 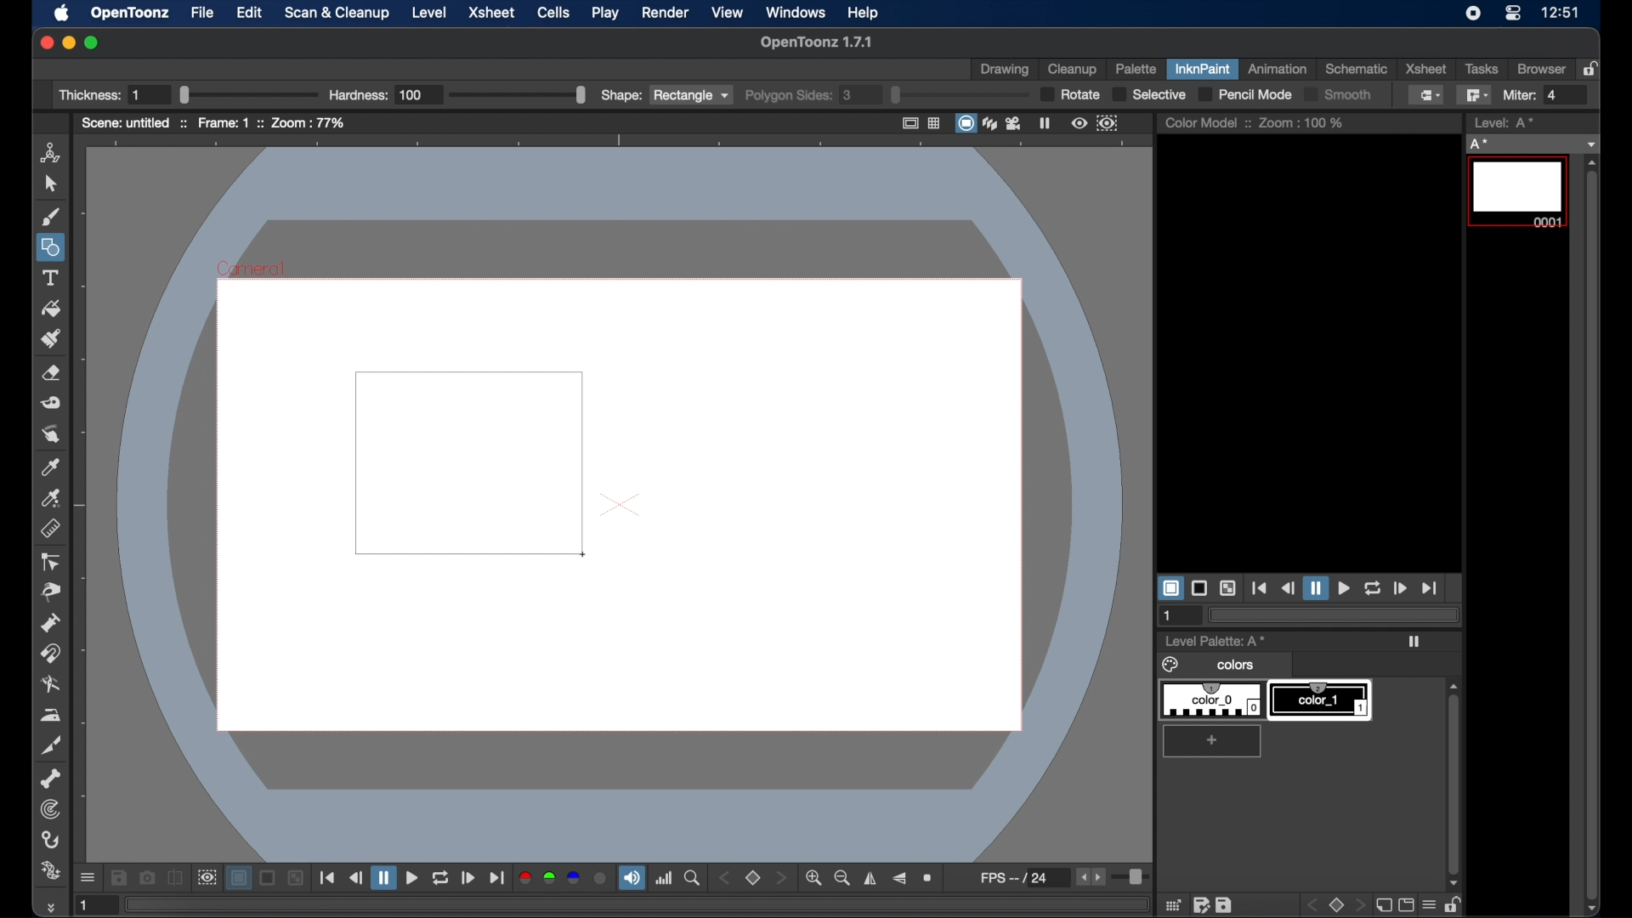 I want to click on scroll box, so click(x=1453, y=773).